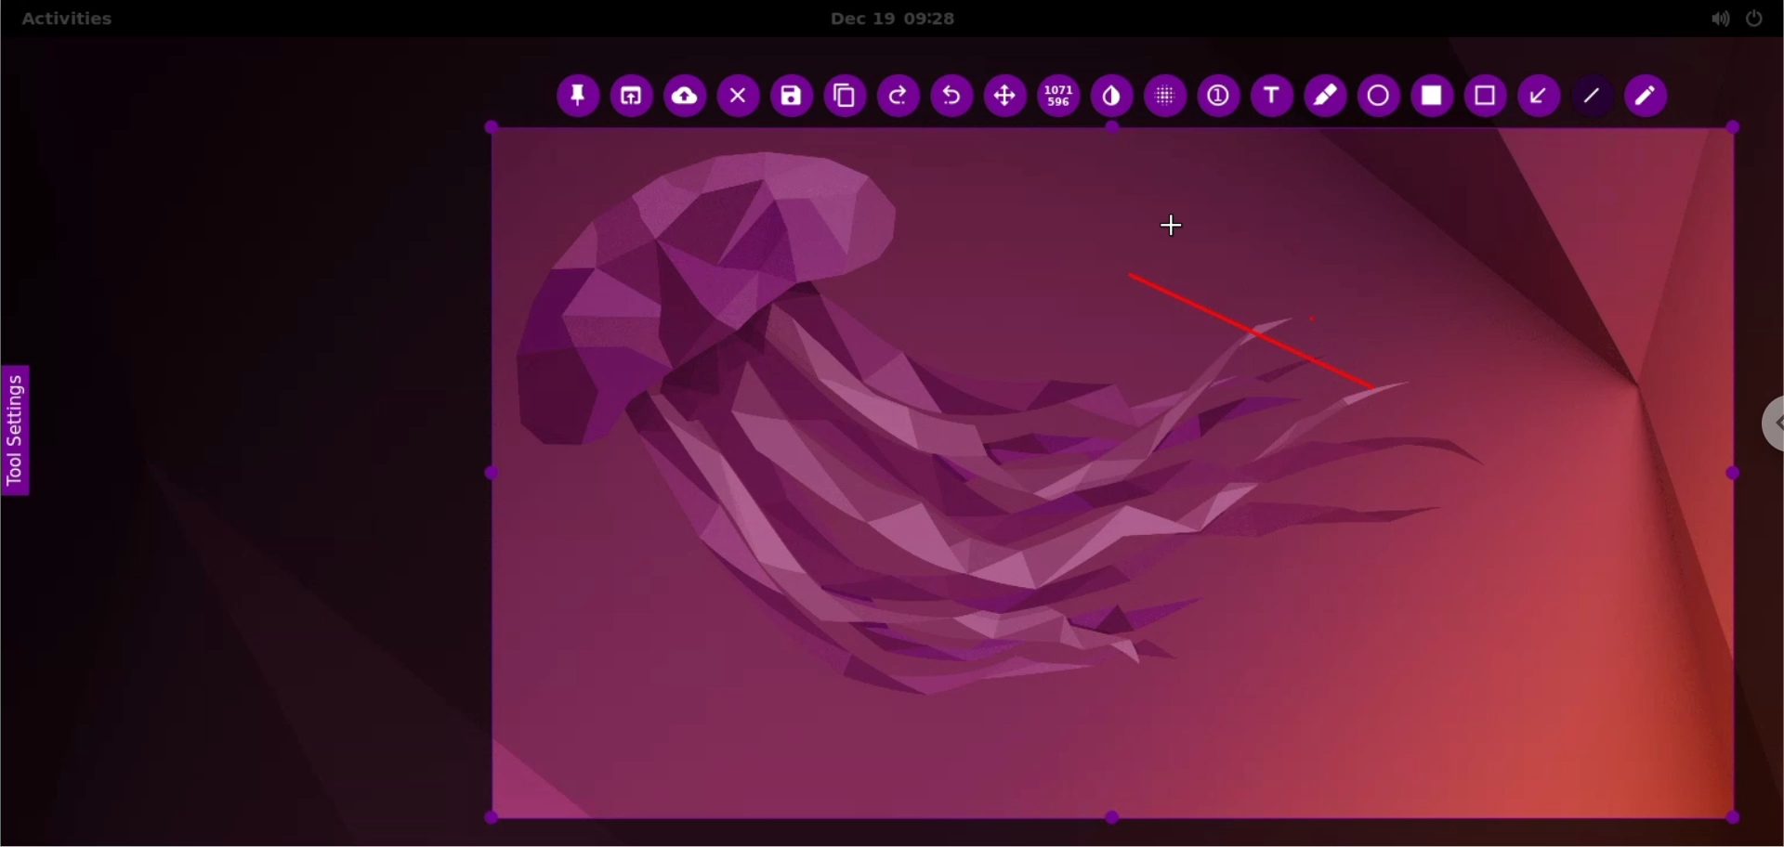 This screenshot has width=1784, height=847. Describe the element at coordinates (1324, 97) in the screenshot. I see `marker` at that location.